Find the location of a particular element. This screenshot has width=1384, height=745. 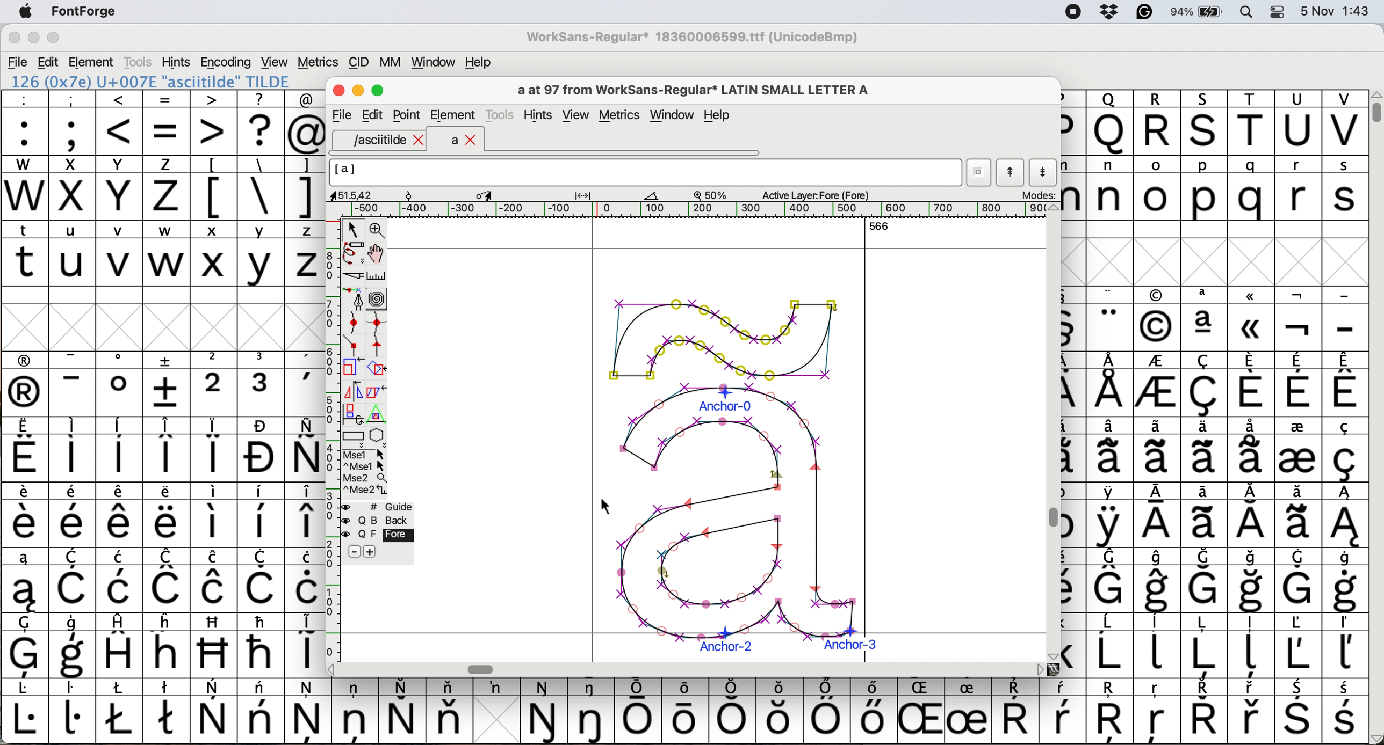

dropbox is located at coordinates (1106, 12).